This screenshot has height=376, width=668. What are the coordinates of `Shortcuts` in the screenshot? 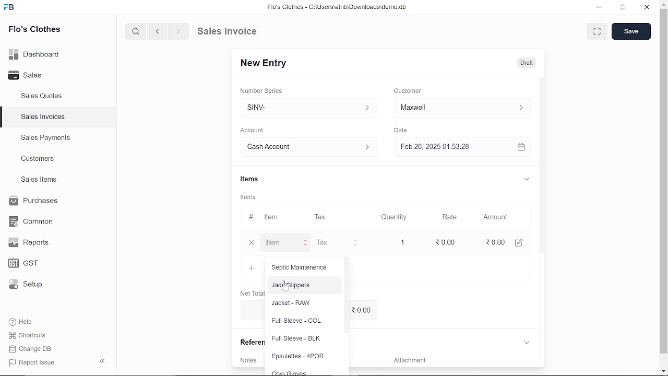 It's located at (33, 336).